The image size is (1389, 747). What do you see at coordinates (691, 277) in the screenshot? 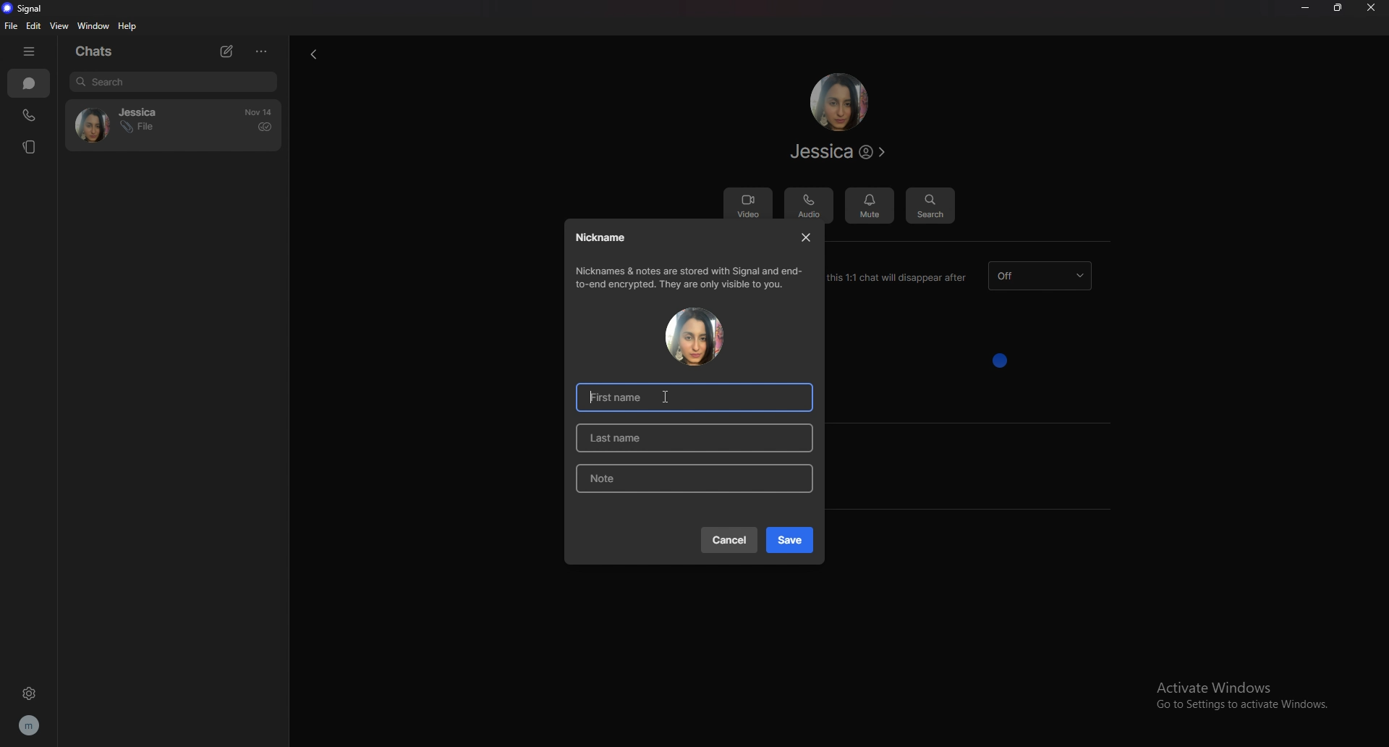
I see `info` at bounding box center [691, 277].